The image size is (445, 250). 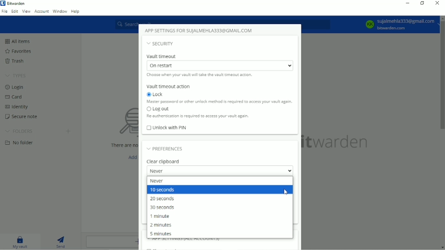 I want to click on Never, so click(x=158, y=181).